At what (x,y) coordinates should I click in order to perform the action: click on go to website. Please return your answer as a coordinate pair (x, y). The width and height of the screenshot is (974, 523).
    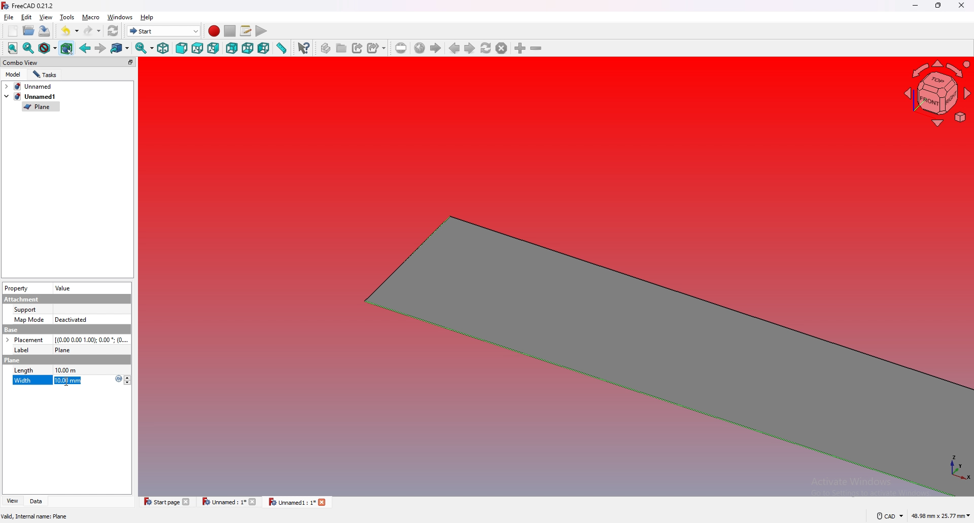
    Looking at the image, I should click on (420, 49).